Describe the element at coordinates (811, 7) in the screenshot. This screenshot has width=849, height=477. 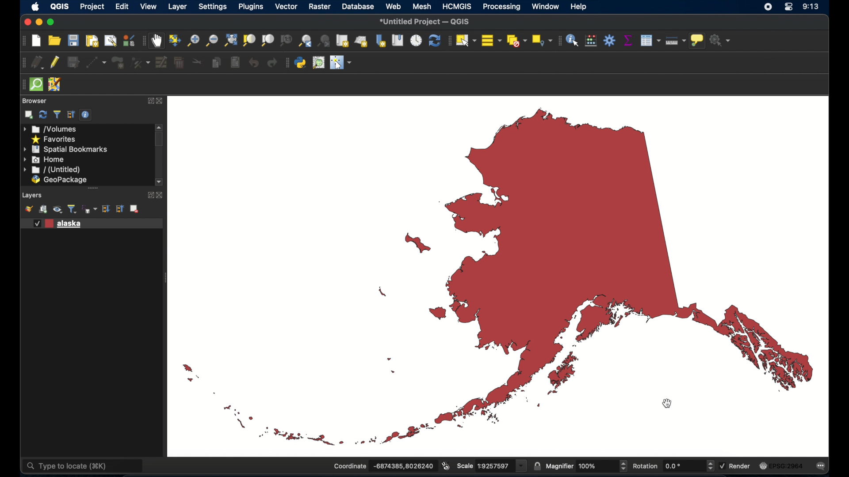
I see `time` at that location.